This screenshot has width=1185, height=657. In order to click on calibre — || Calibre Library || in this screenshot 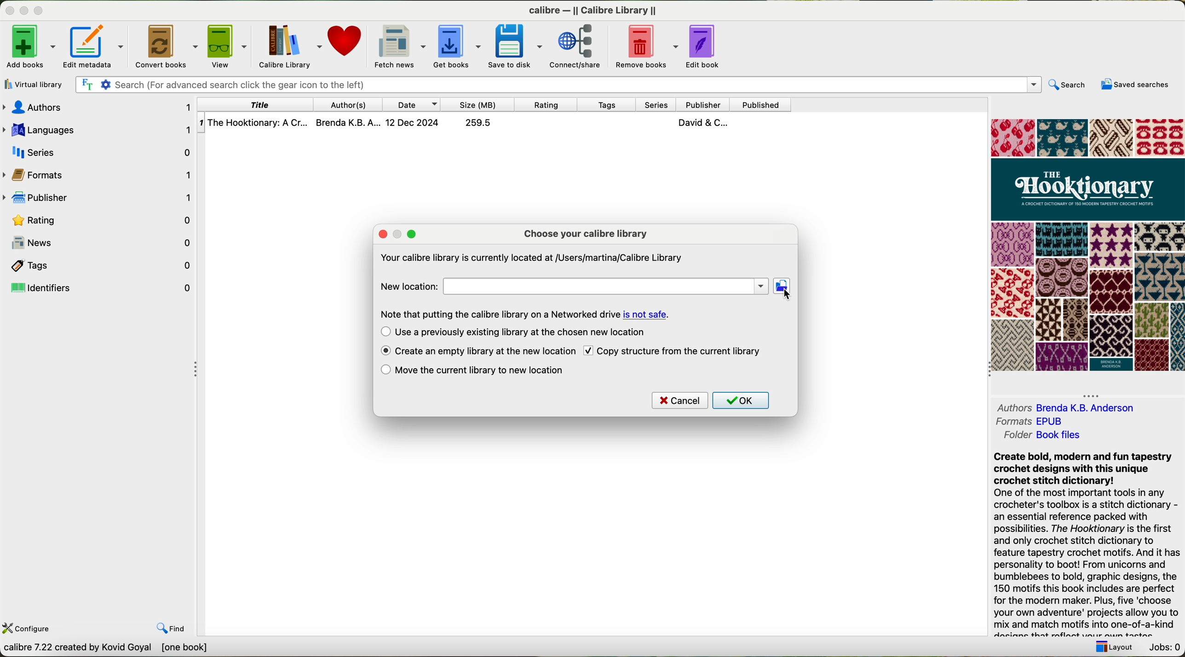, I will do `click(592, 9)`.